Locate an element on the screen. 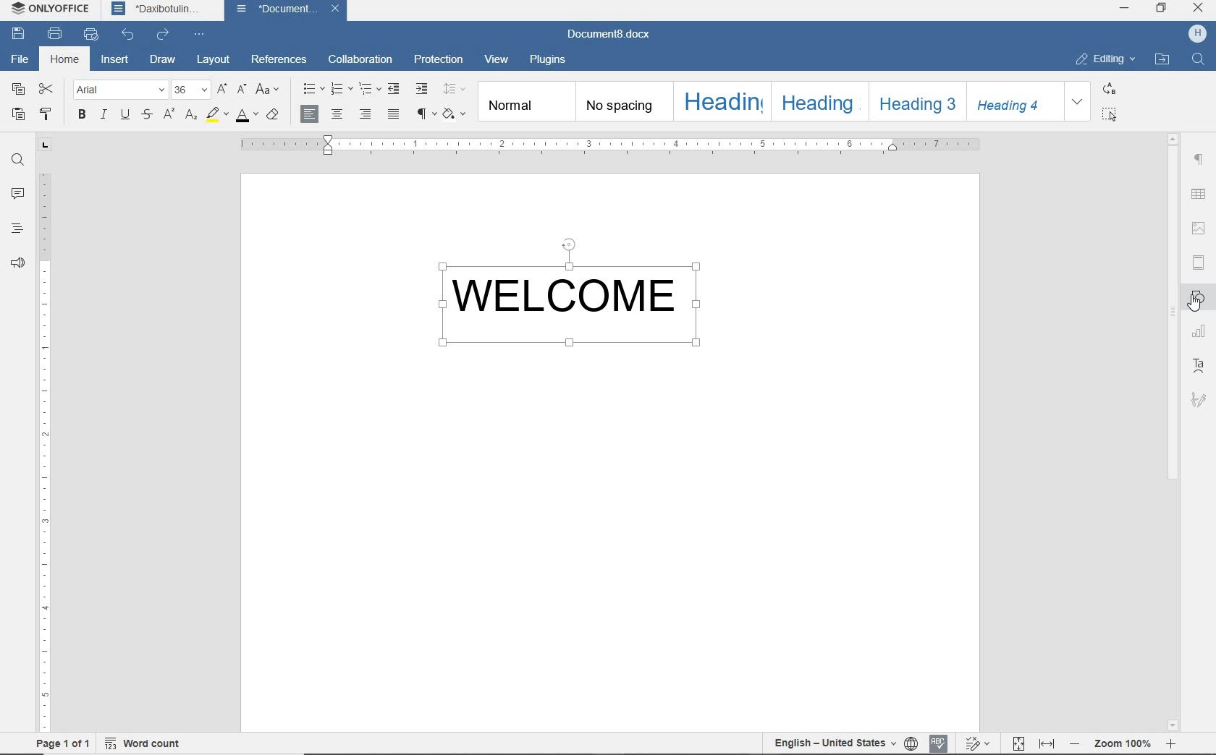 This screenshot has width=1216, height=755. Heading 2 is located at coordinates (820, 101).